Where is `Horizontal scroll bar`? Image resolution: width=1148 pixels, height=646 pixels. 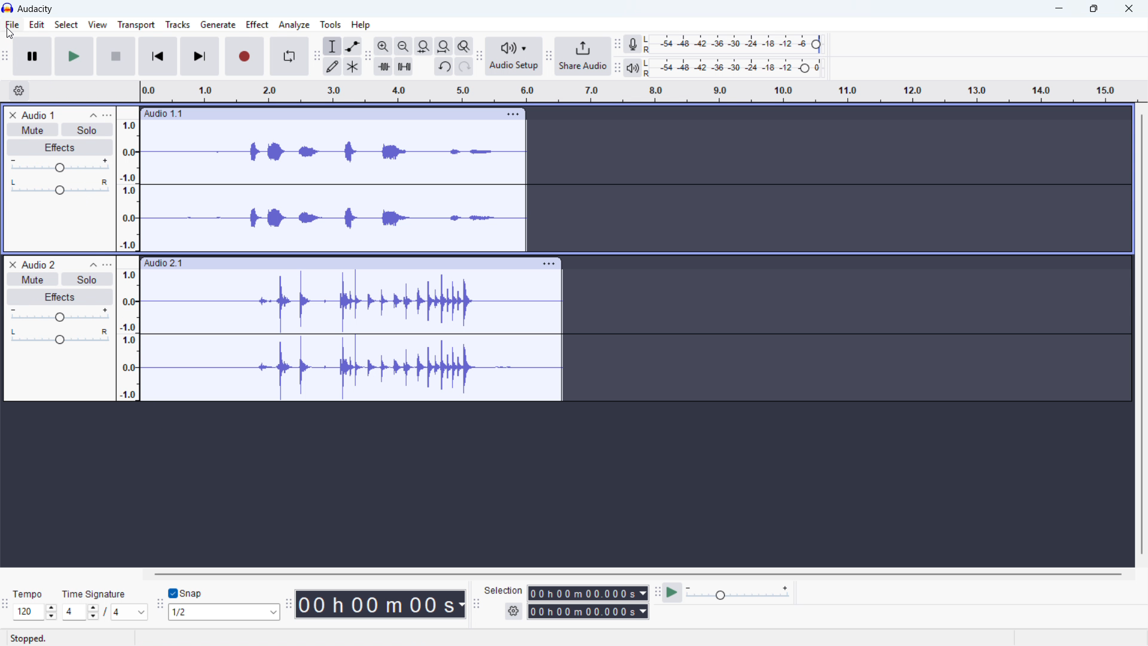 Horizontal scroll bar is located at coordinates (639, 574).